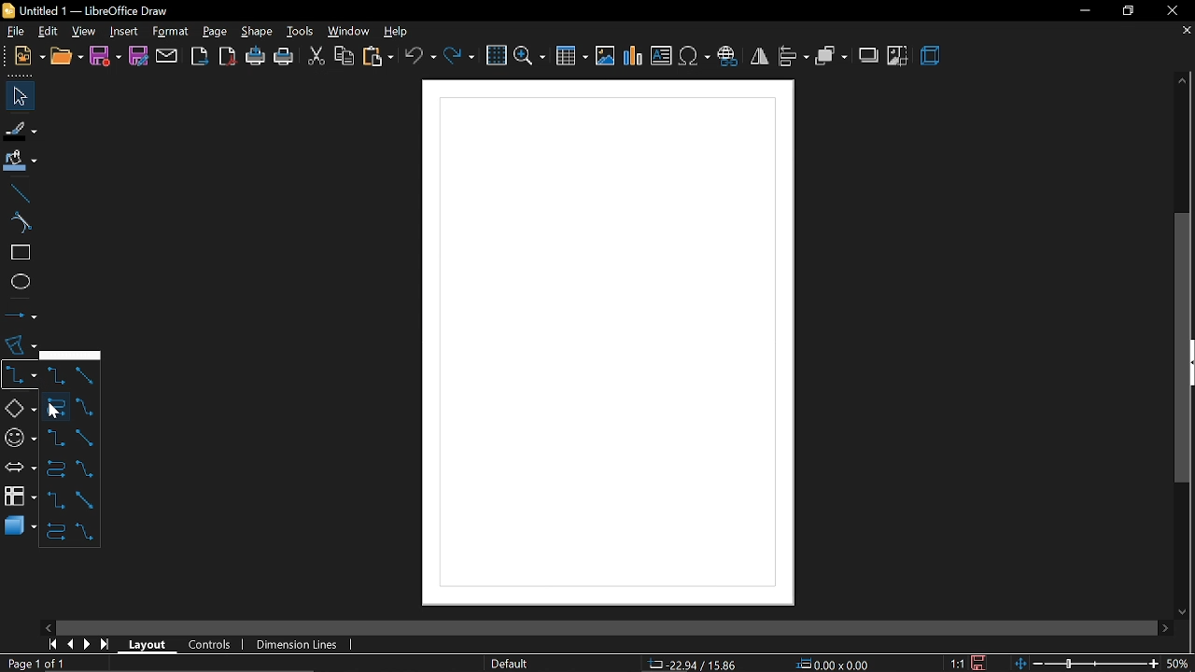 This screenshot has height=672, width=1195. What do you see at coordinates (85, 499) in the screenshot?
I see `Line connector with arrows` at bounding box center [85, 499].